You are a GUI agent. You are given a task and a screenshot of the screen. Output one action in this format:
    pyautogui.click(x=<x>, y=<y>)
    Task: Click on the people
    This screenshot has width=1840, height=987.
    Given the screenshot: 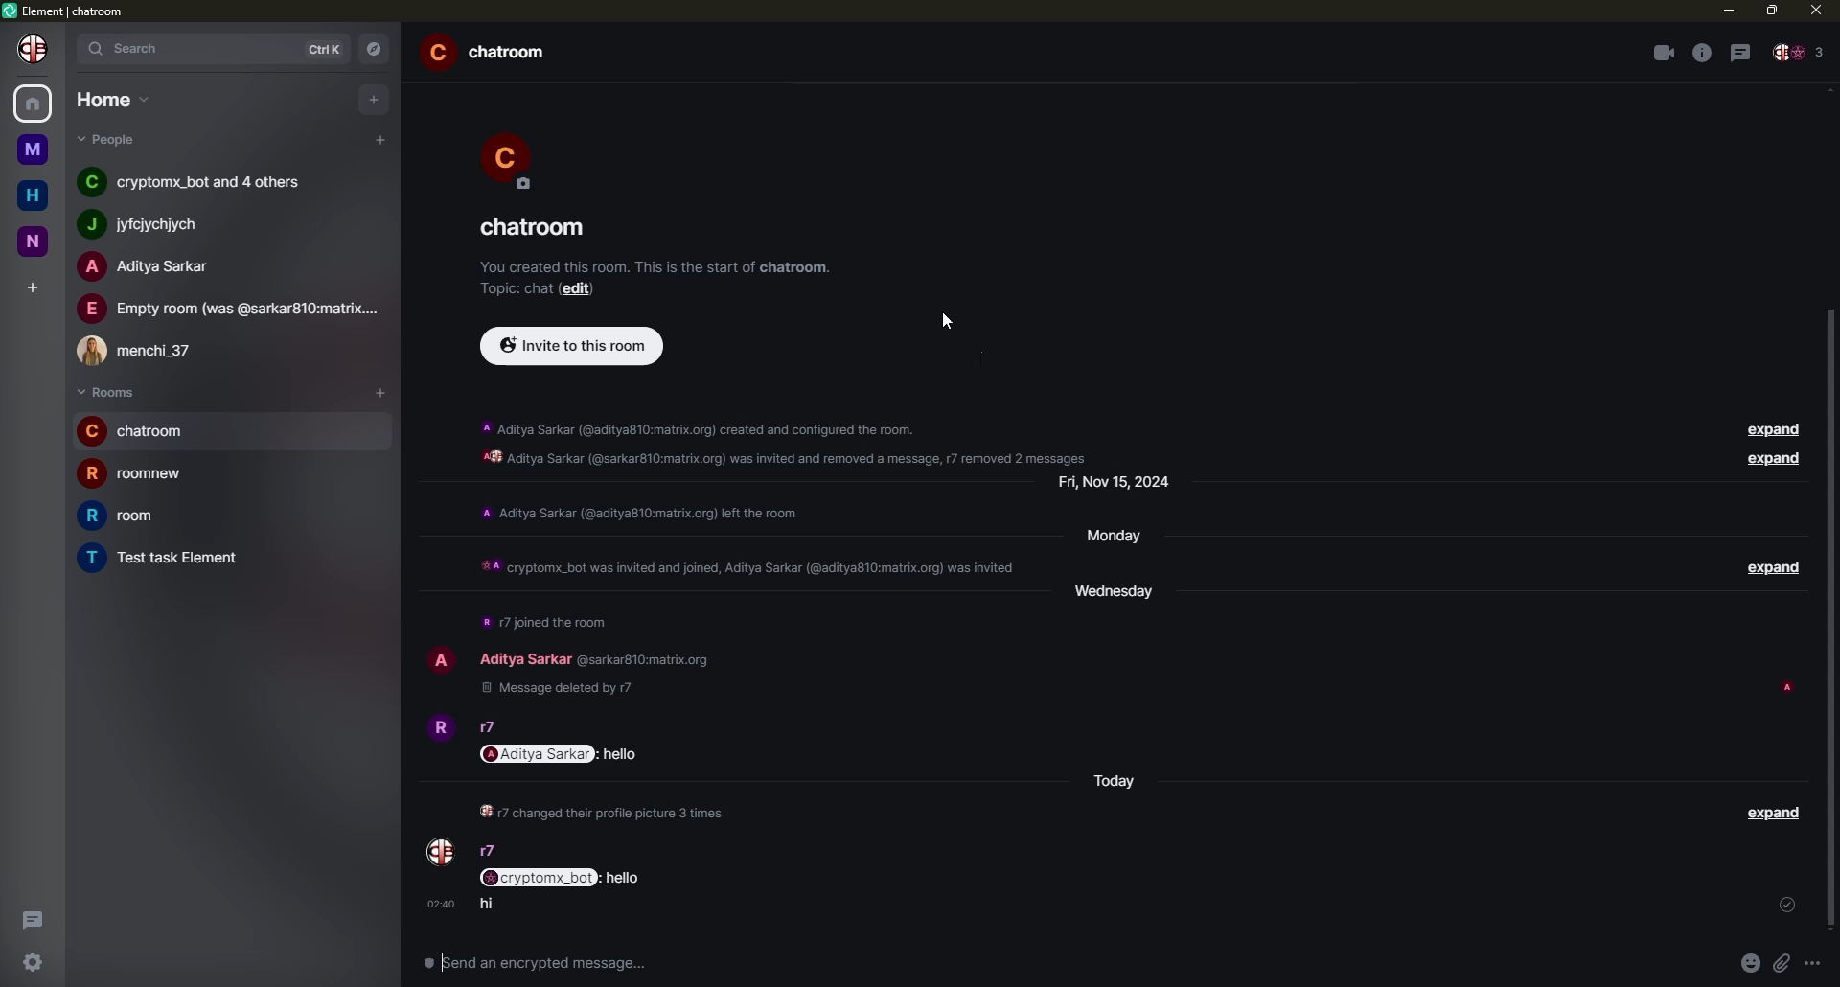 What is the action you would take?
    pyautogui.click(x=153, y=266)
    